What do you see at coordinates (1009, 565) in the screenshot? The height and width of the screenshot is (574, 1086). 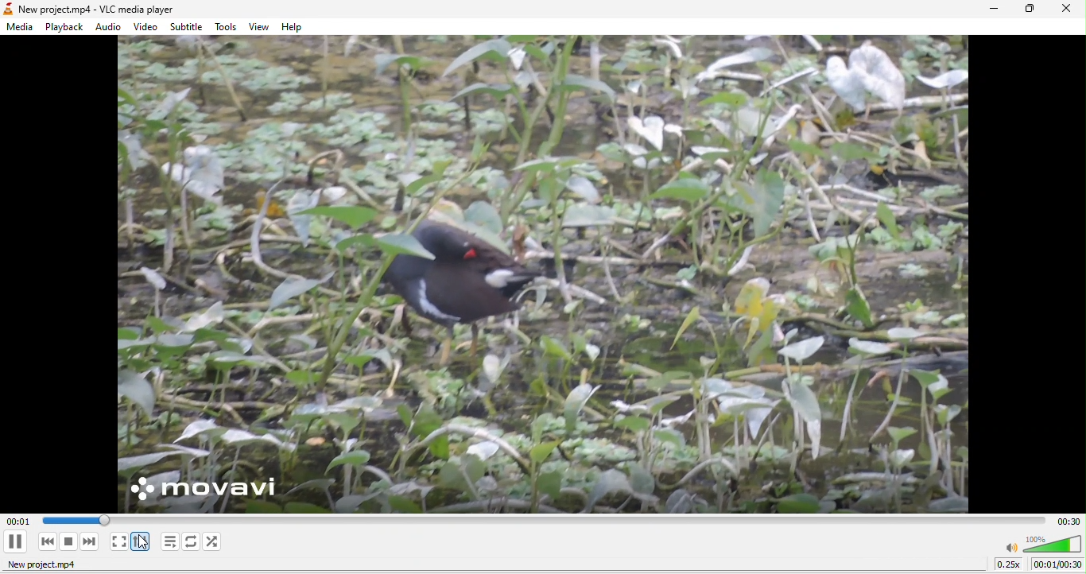 I see `0.25 x` at bounding box center [1009, 565].